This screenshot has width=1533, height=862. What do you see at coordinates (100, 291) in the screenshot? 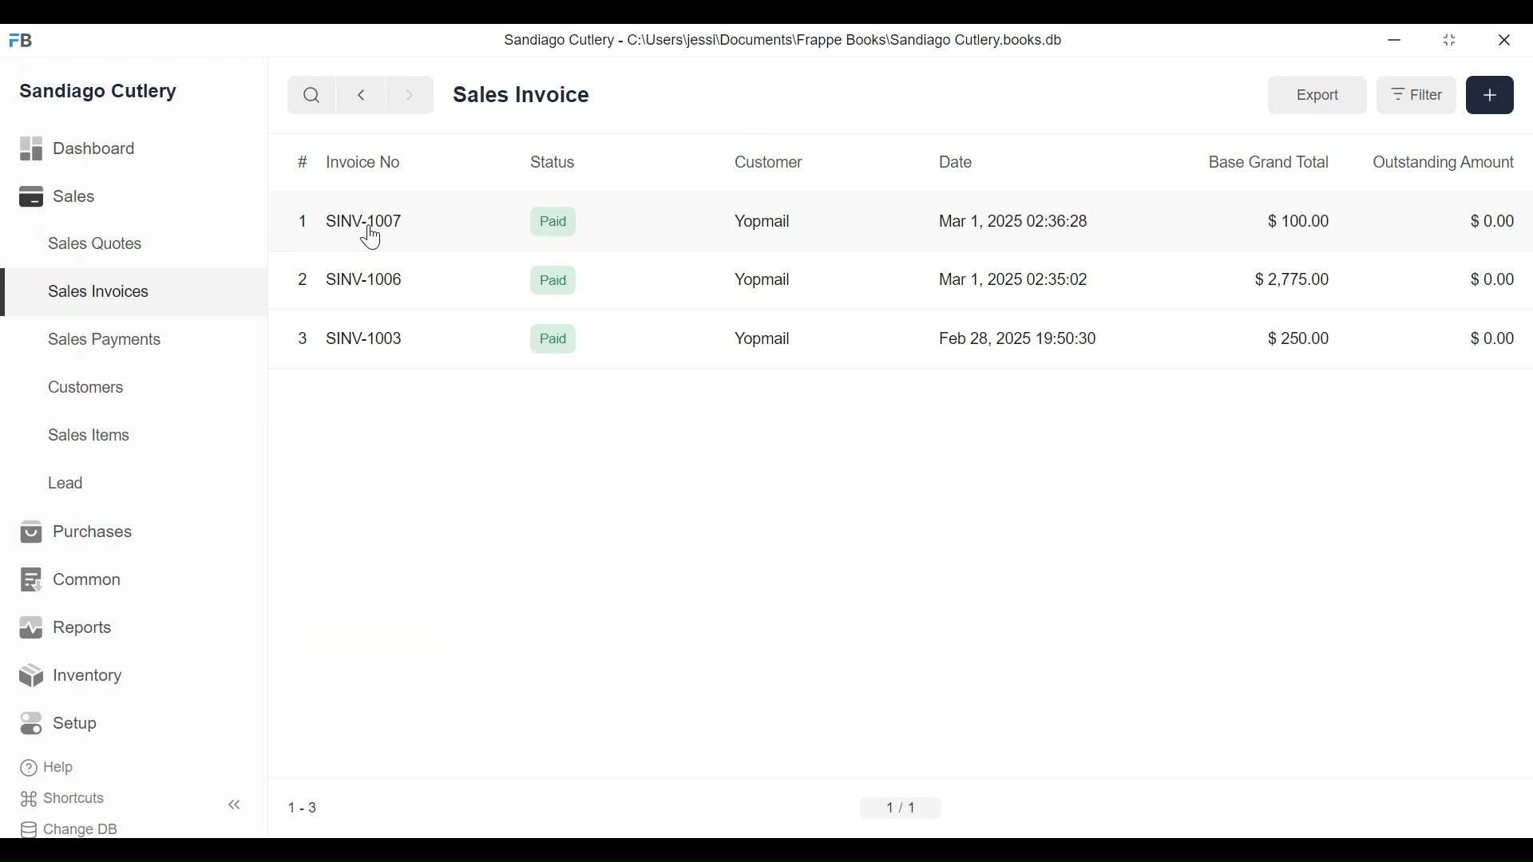
I see `Sales Invoices` at bounding box center [100, 291].